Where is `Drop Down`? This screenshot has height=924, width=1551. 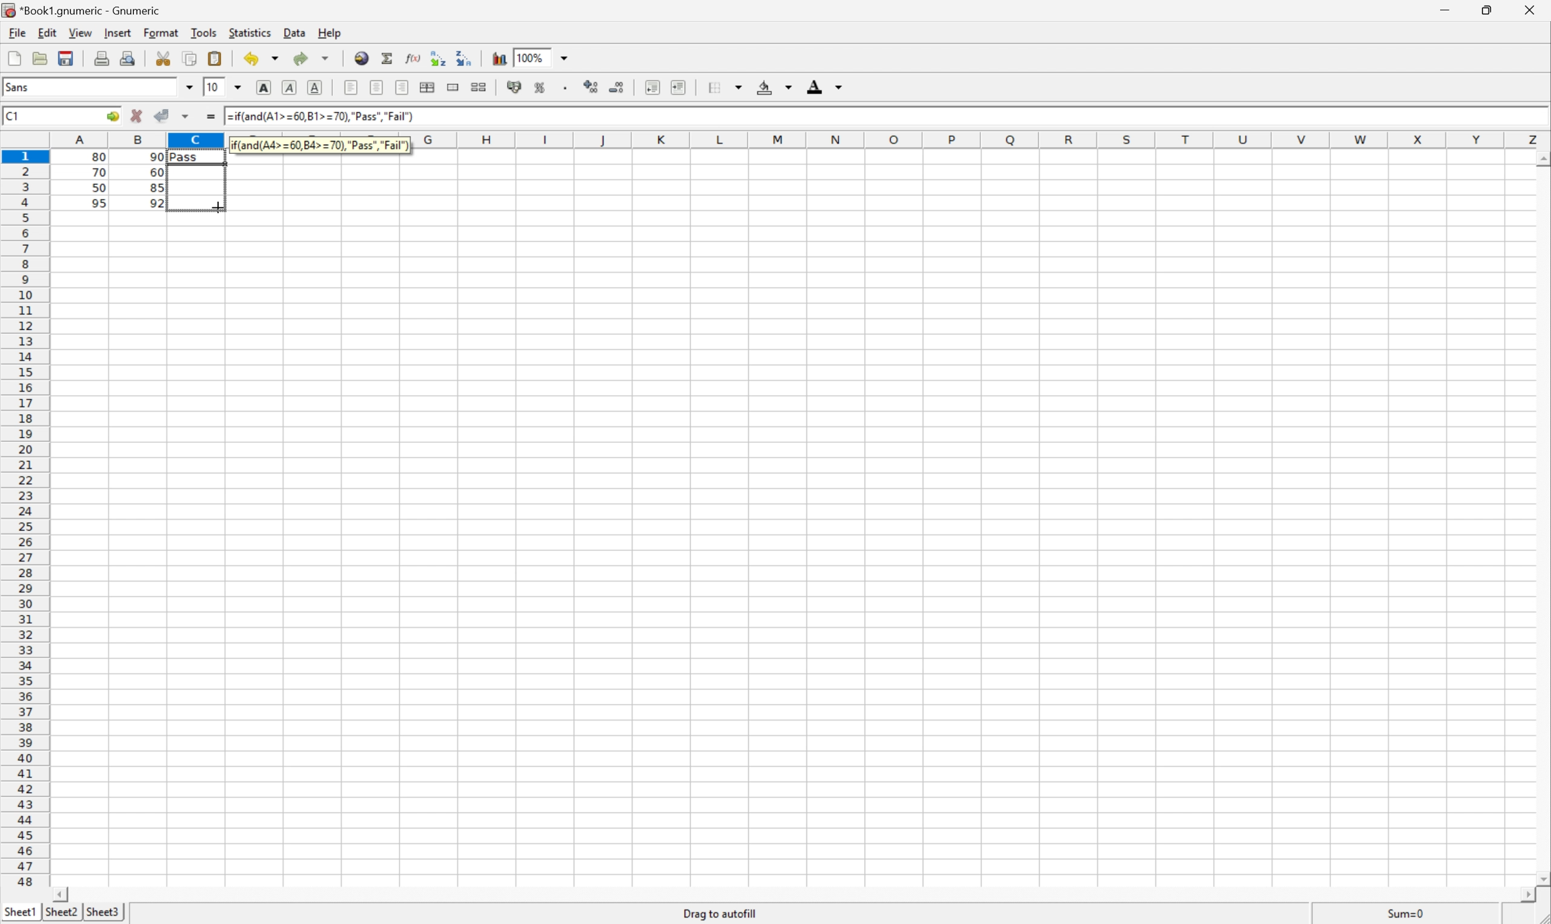
Drop Down is located at coordinates (273, 59).